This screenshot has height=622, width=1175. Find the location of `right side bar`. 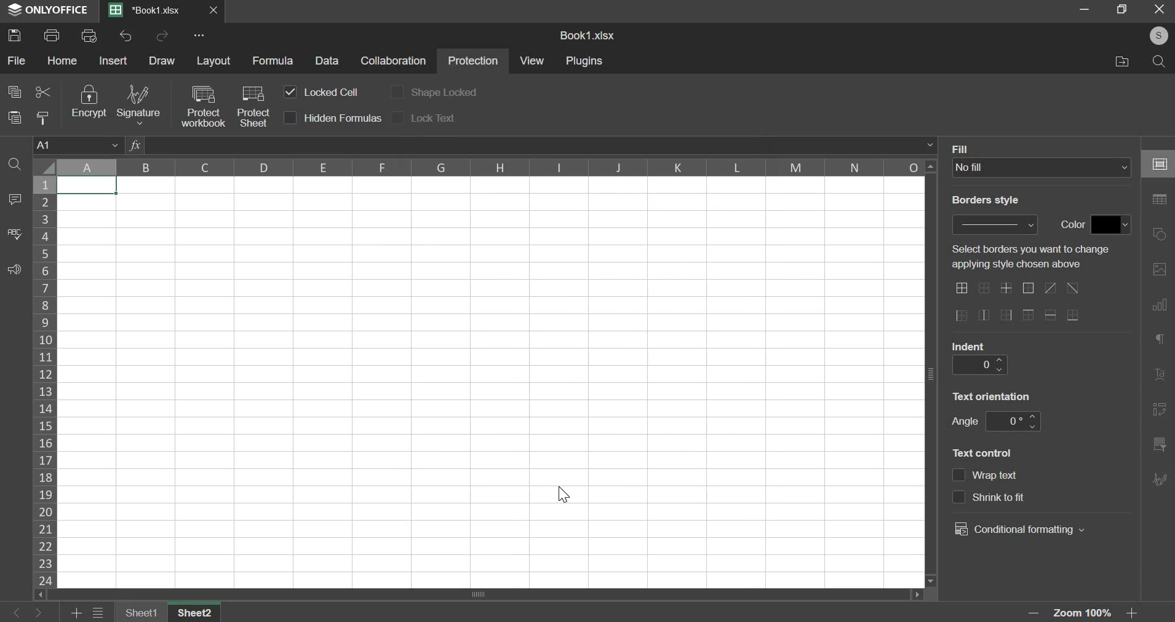

right side bar is located at coordinates (1163, 164).